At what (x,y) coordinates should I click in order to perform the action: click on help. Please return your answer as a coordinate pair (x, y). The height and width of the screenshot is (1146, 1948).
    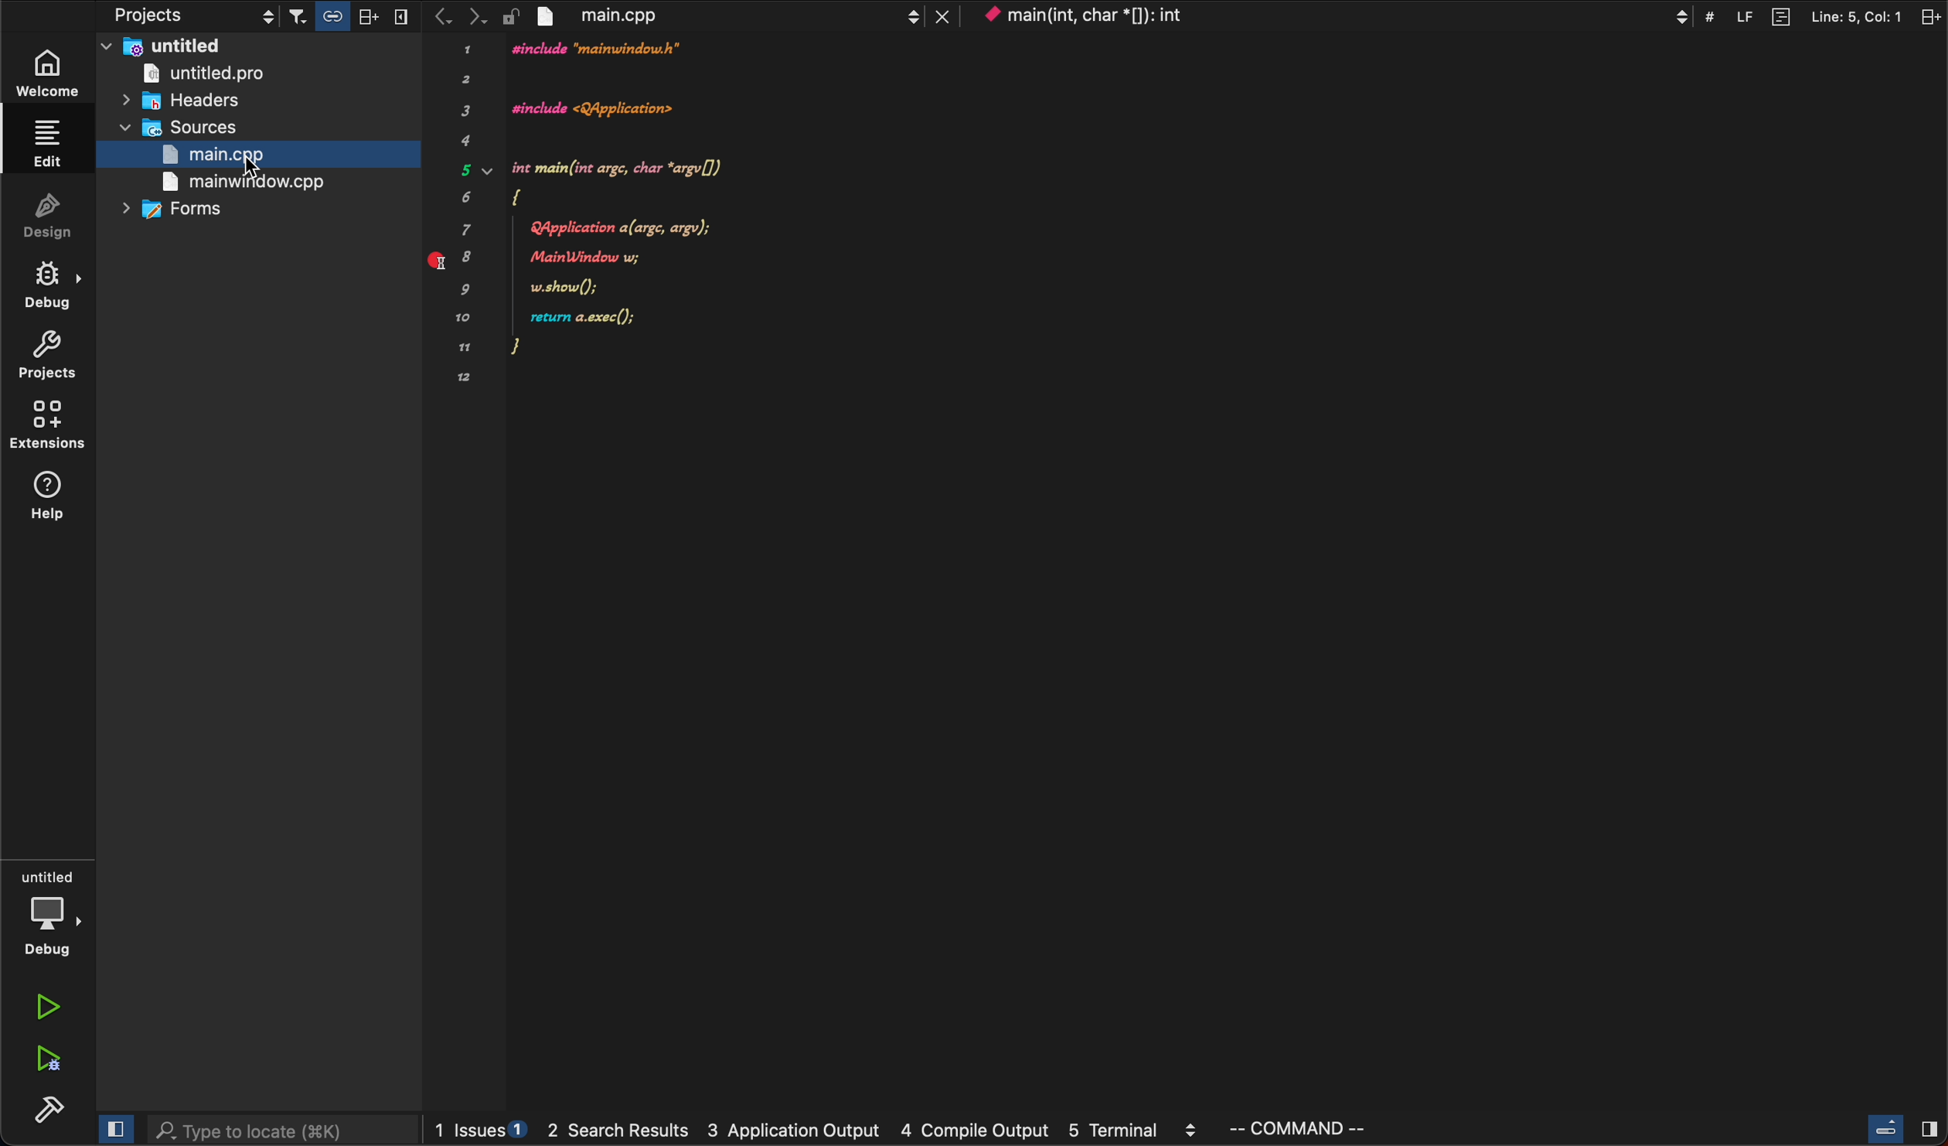
    Looking at the image, I should click on (46, 500).